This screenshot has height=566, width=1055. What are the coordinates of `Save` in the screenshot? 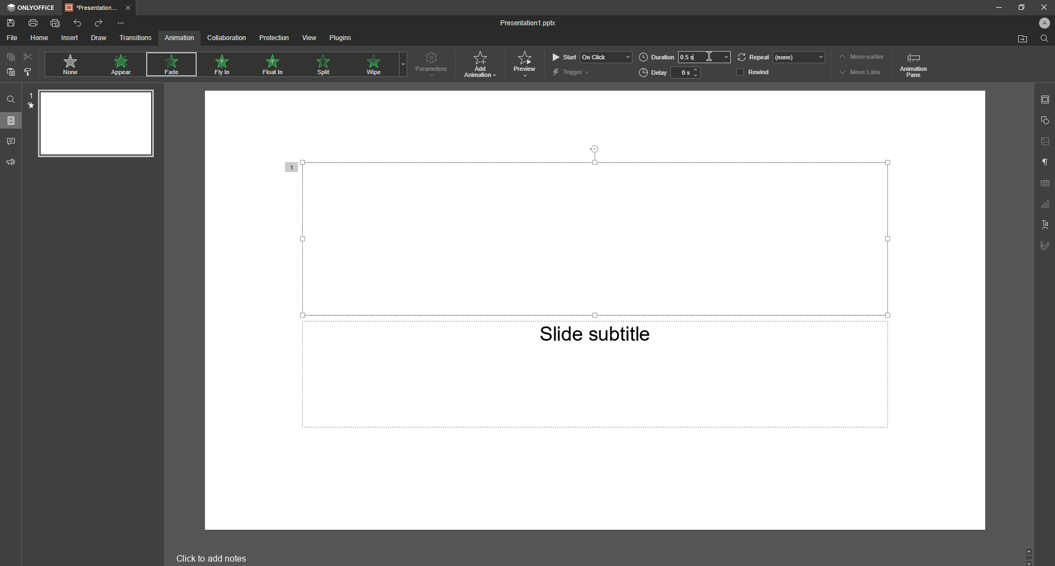 It's located at (14, 22).